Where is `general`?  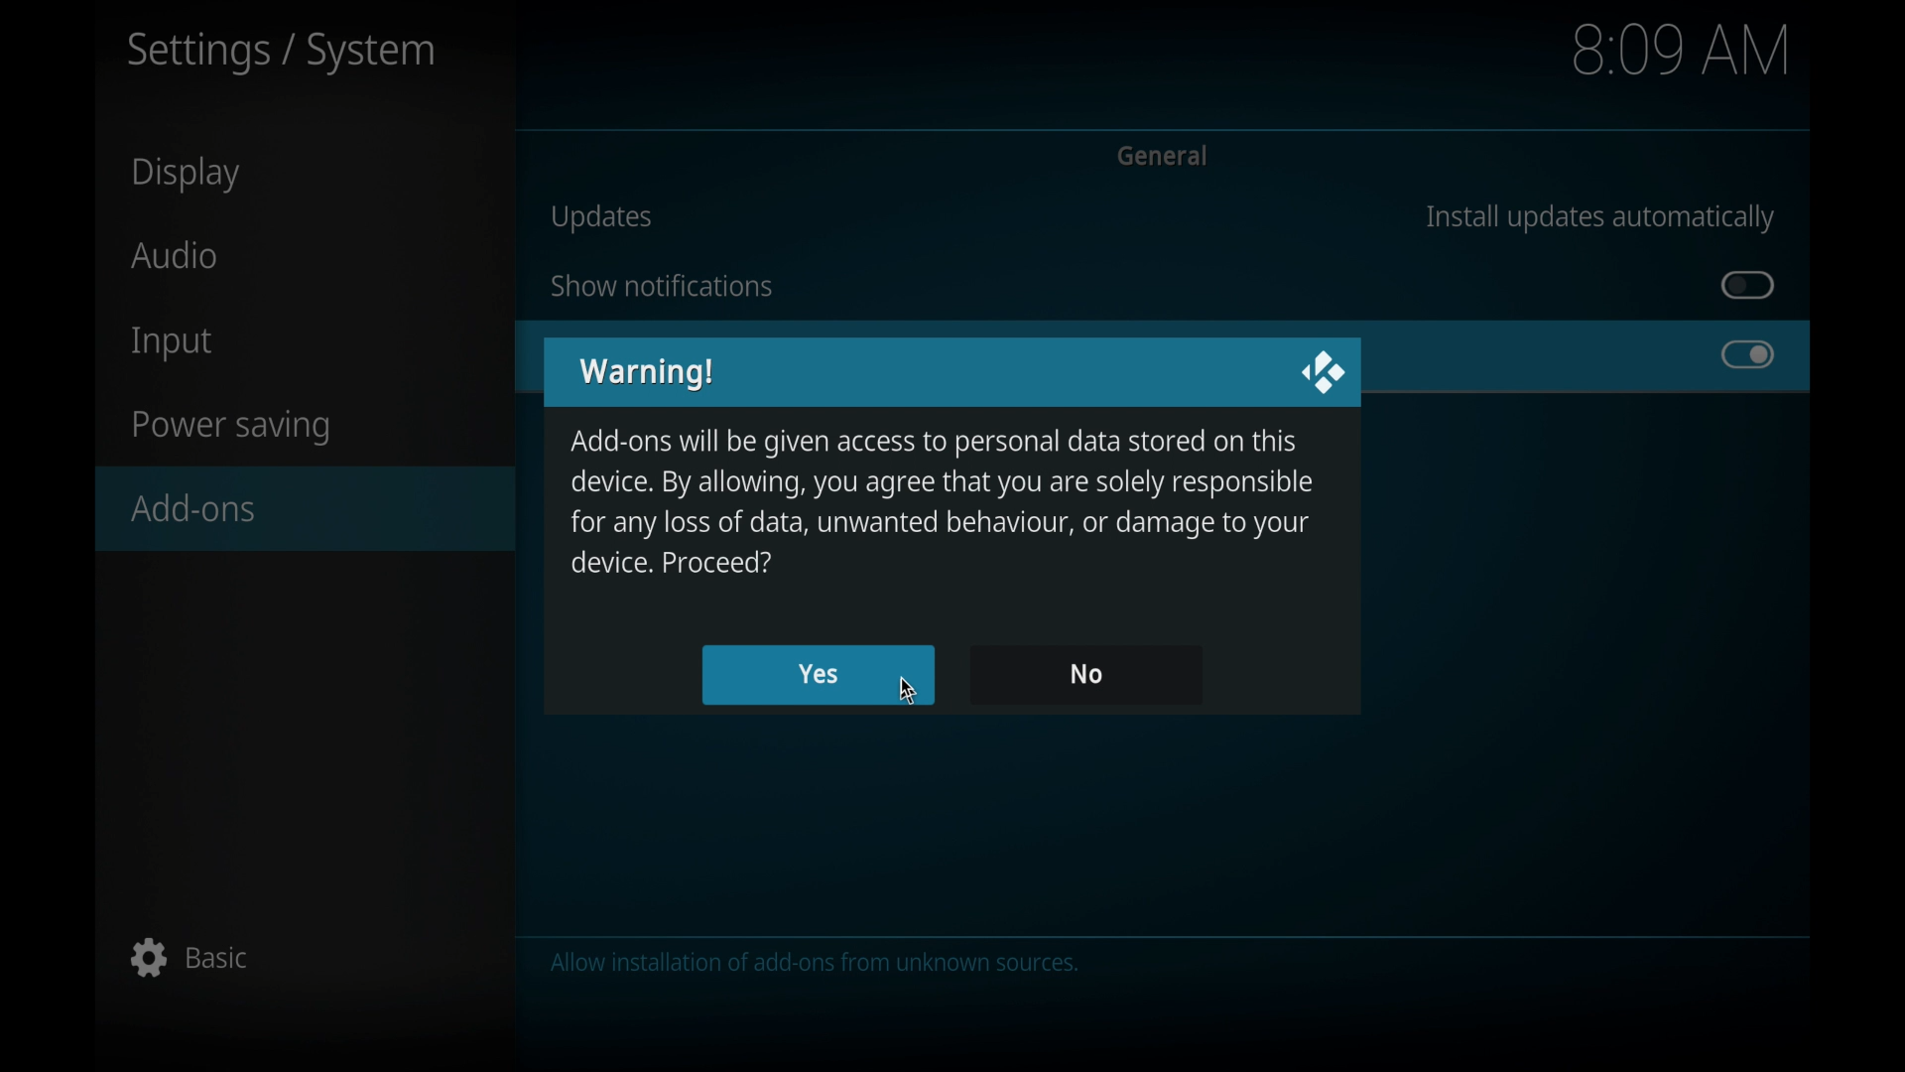
general is located at coordinates (1166, 156).